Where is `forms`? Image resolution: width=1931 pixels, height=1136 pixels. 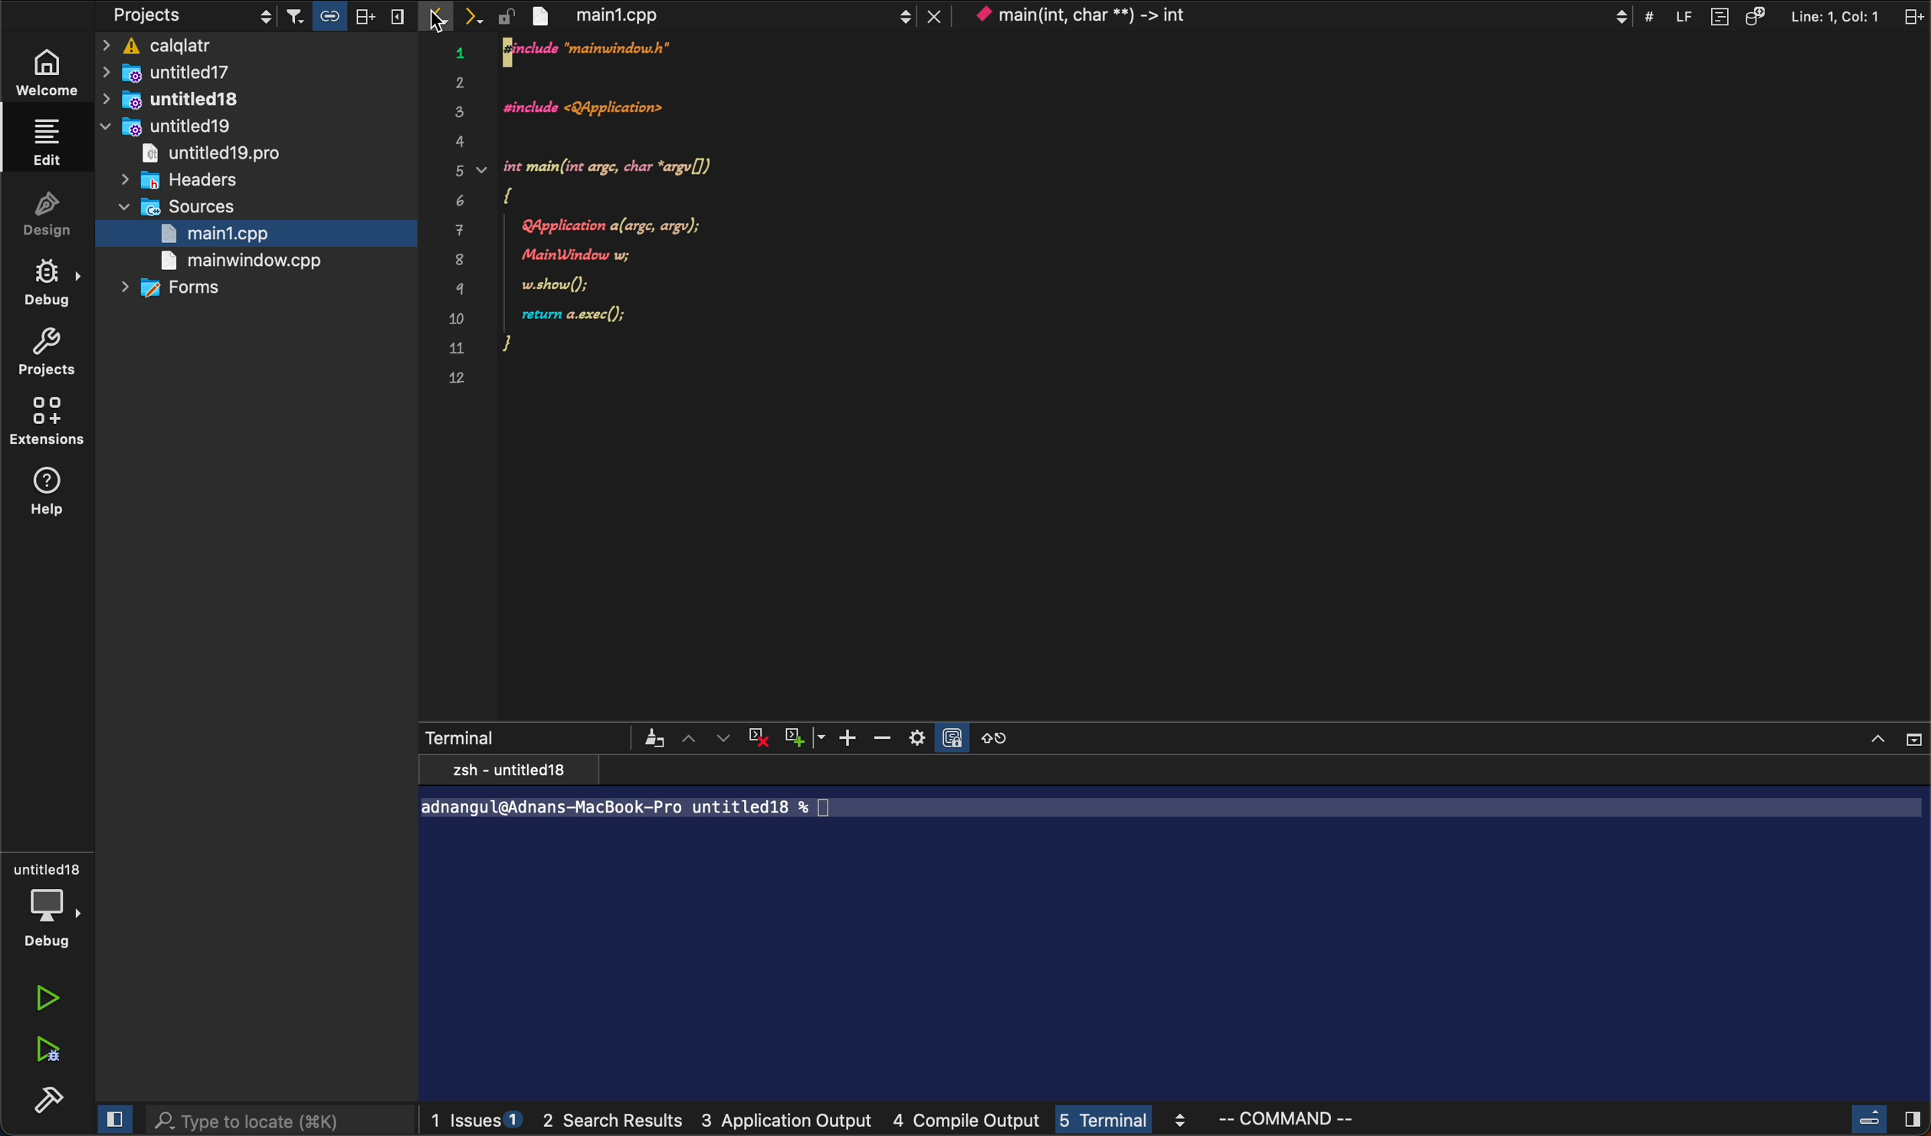 forms is located at coordinates (180, 290).